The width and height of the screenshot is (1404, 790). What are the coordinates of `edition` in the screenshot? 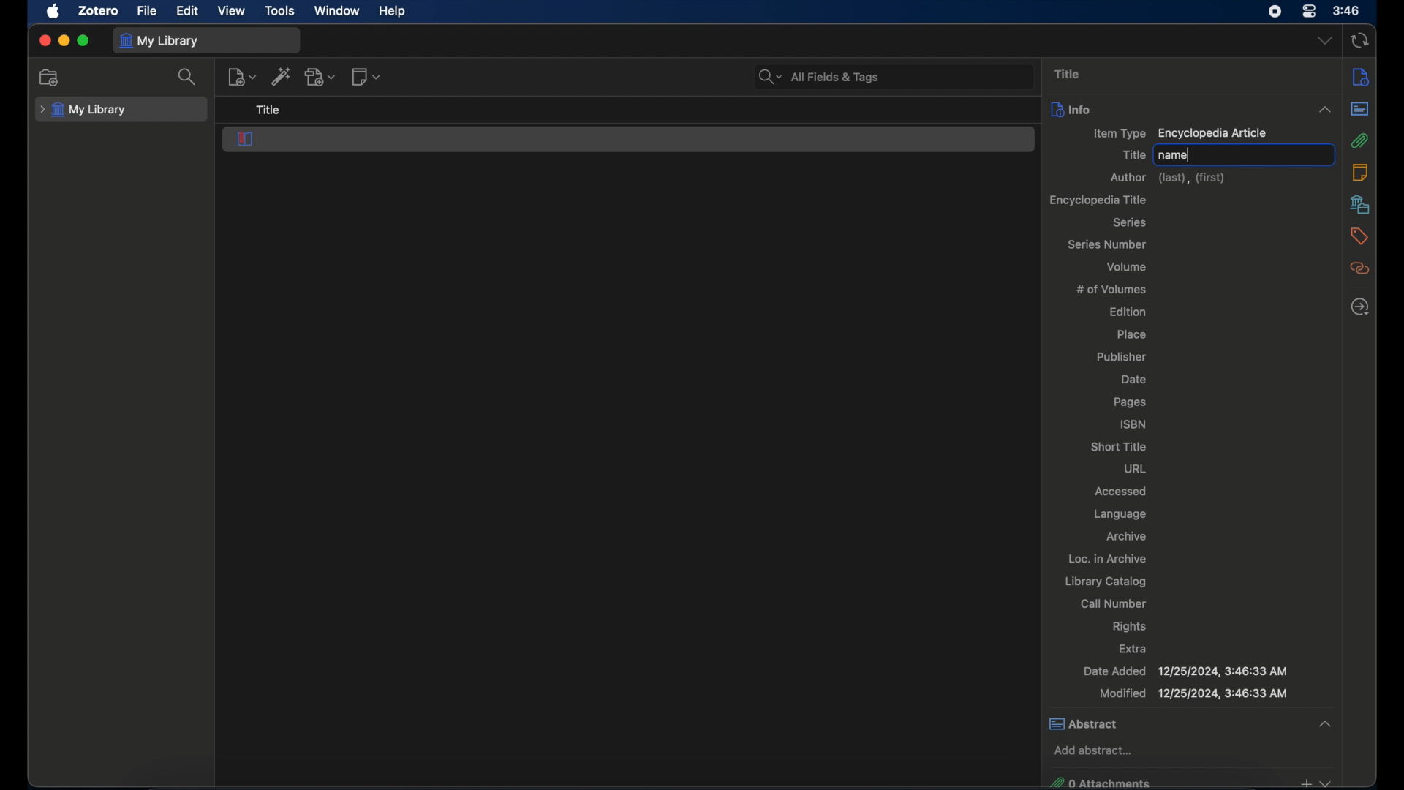 It's located at (1131, 311).